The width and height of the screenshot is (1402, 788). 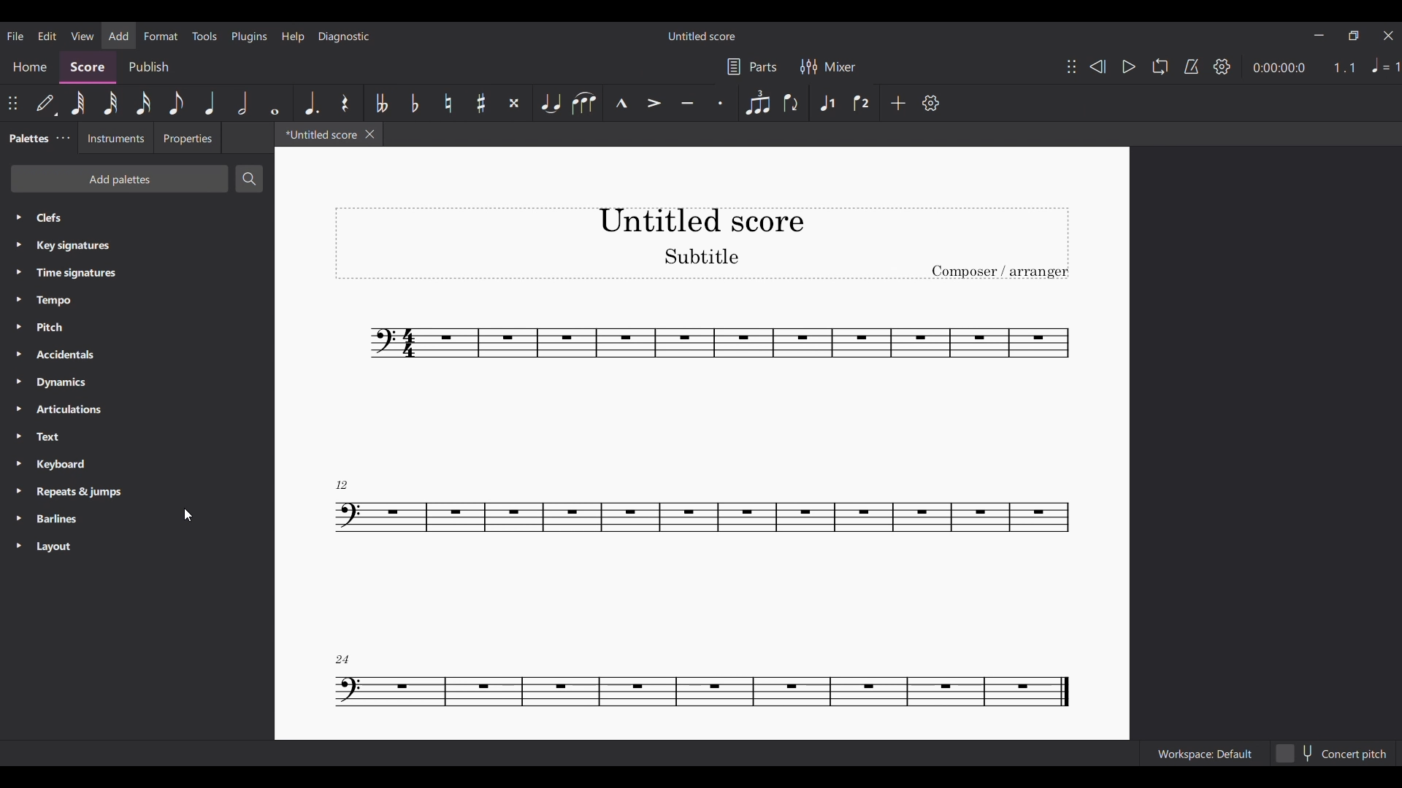 I want to click on Half note, so click(x=759, y=102).